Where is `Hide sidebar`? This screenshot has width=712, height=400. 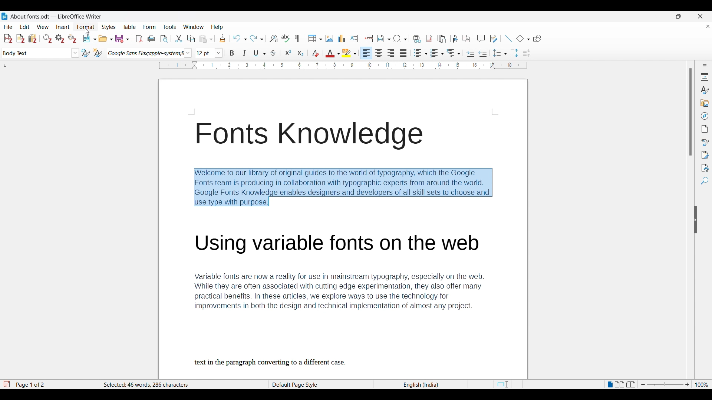 Hide sidebar is located at coordinates (696, 220).